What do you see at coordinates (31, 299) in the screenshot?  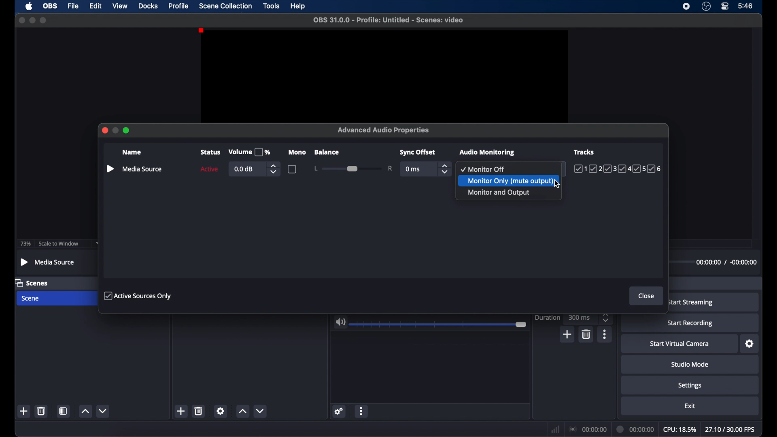 I see `scene` at bounding box center [31, 299].